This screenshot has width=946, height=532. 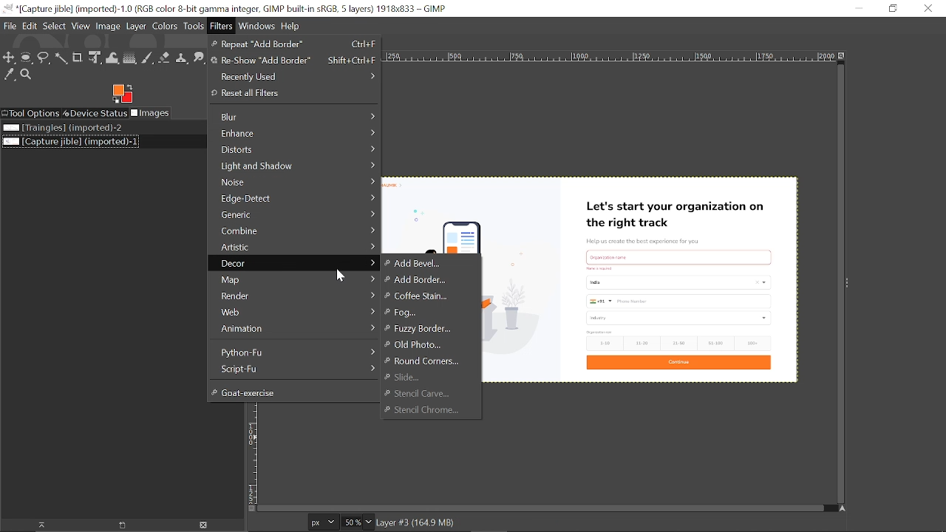 I want to click on Current image units, so click(x=324, y=522).